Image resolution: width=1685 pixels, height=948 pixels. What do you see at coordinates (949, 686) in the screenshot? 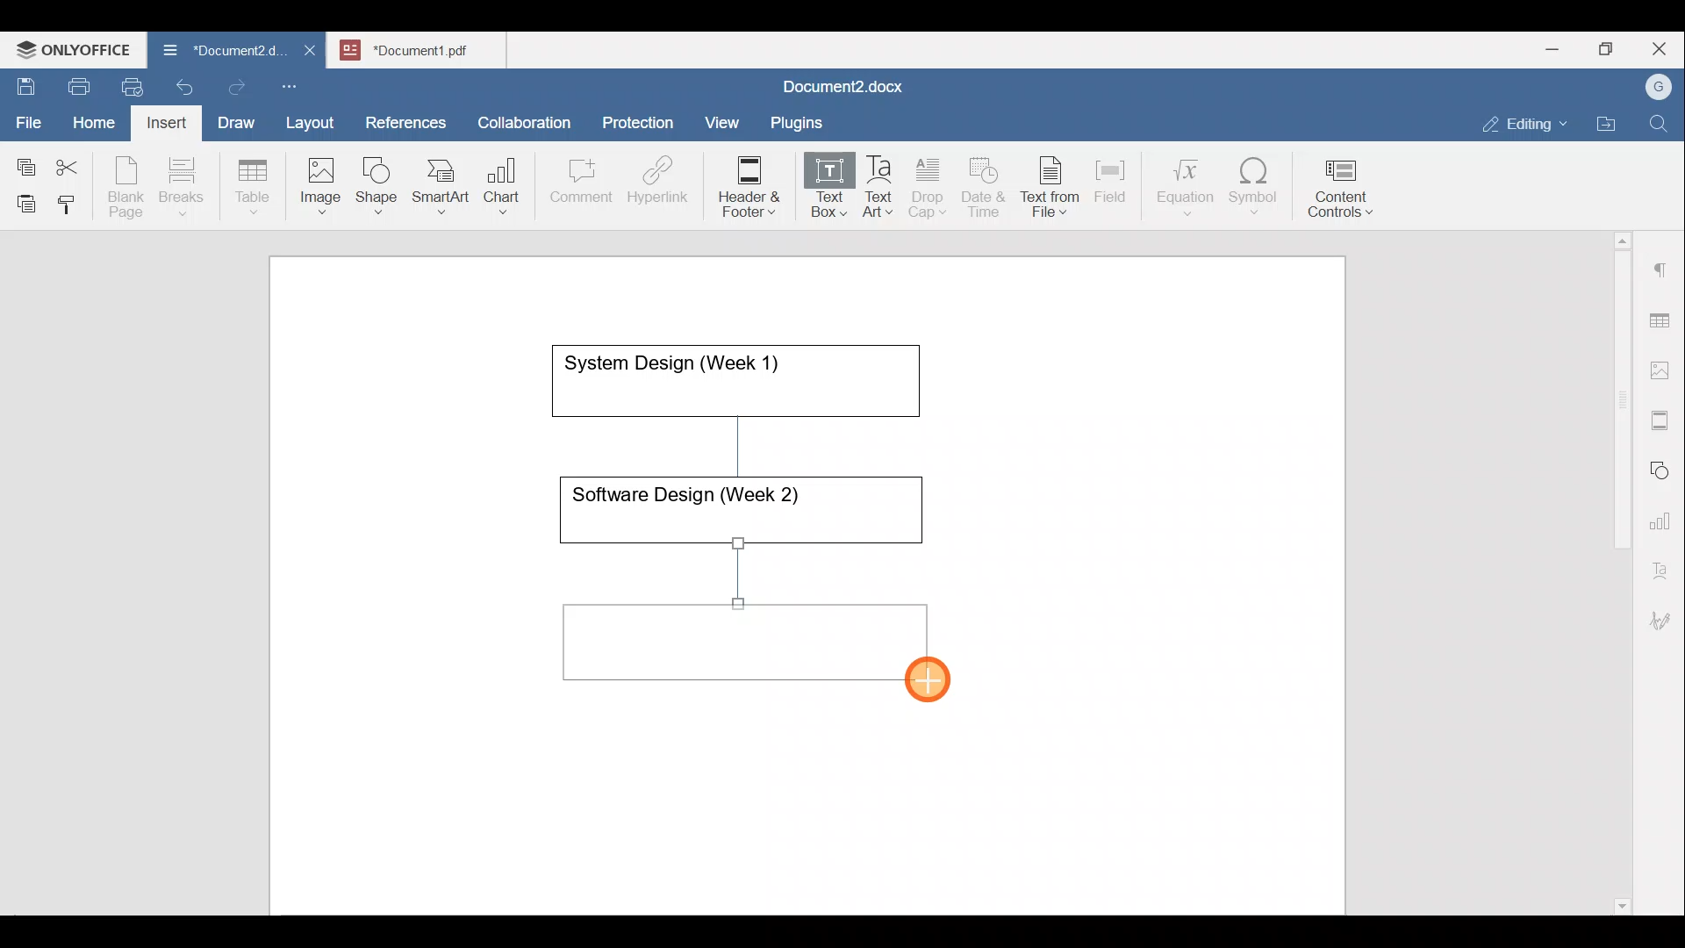
I see `Cursor` at bounding box center [949, 686].